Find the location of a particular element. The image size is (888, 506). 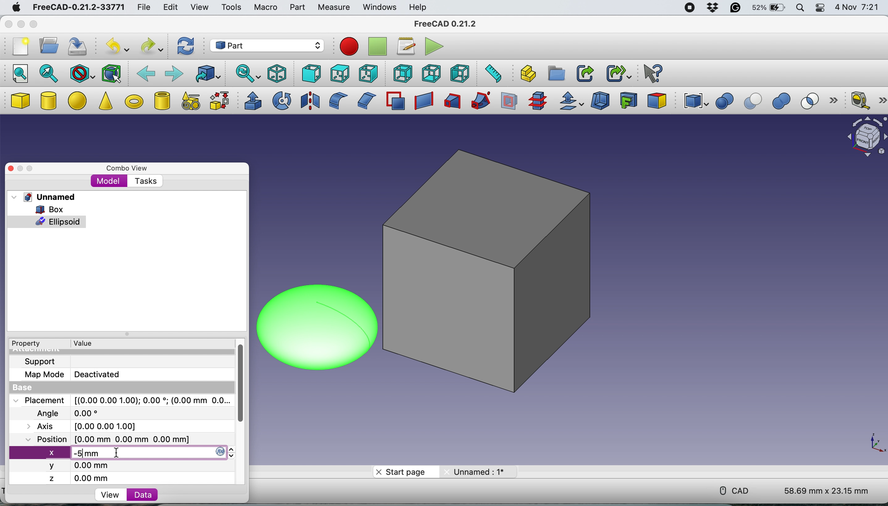

ellipsoid is located at coordinates (317, 328).